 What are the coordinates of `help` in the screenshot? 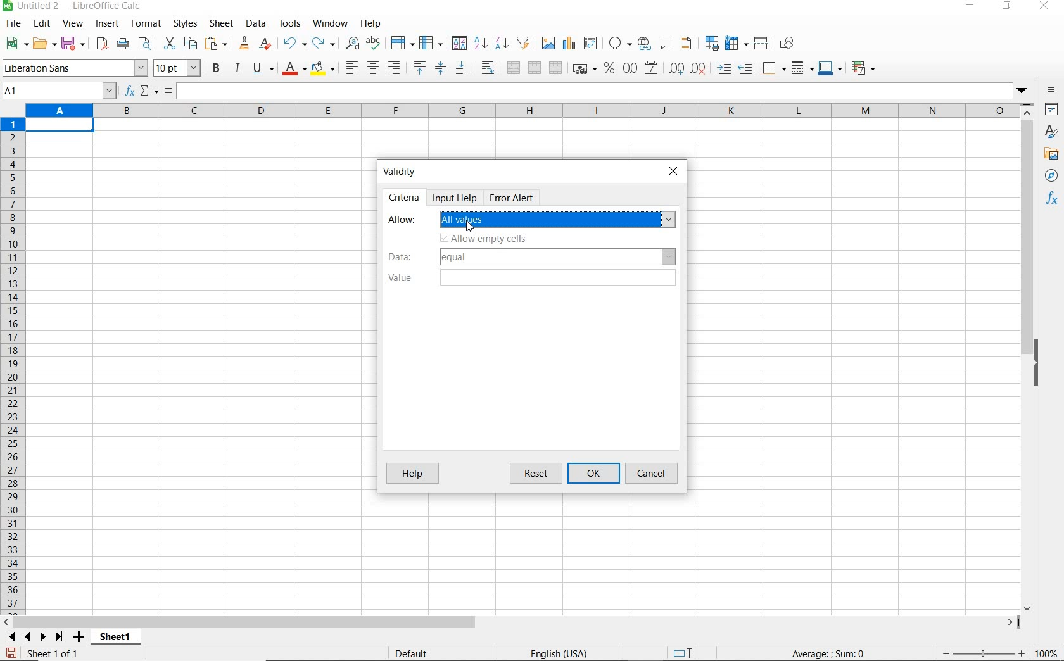 It's located at (370, 23).